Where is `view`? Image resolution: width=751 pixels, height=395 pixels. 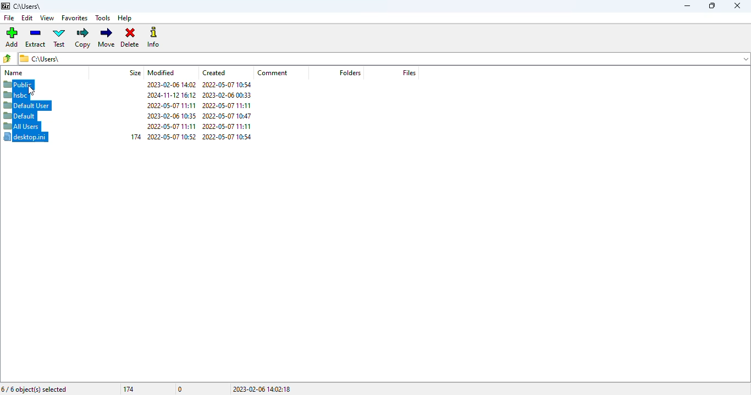 view is located at coordinates (47, 18).